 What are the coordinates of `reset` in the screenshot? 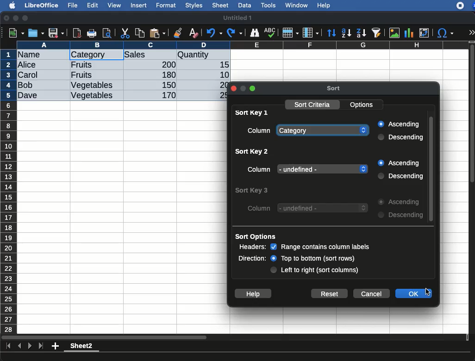 It's located at (330, 293).